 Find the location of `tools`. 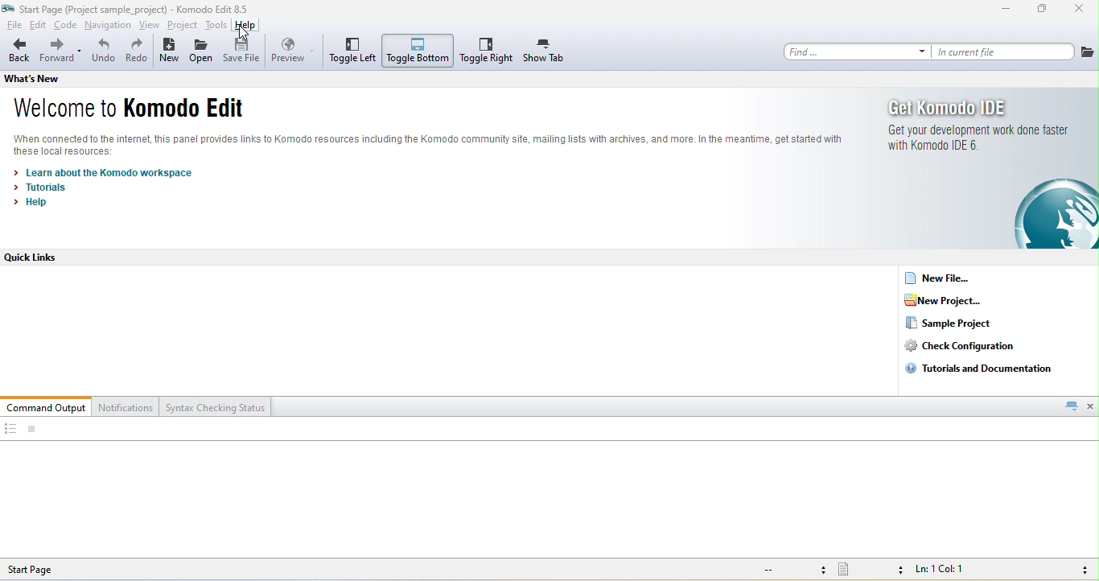

tools is located at coordinates (216, 25).